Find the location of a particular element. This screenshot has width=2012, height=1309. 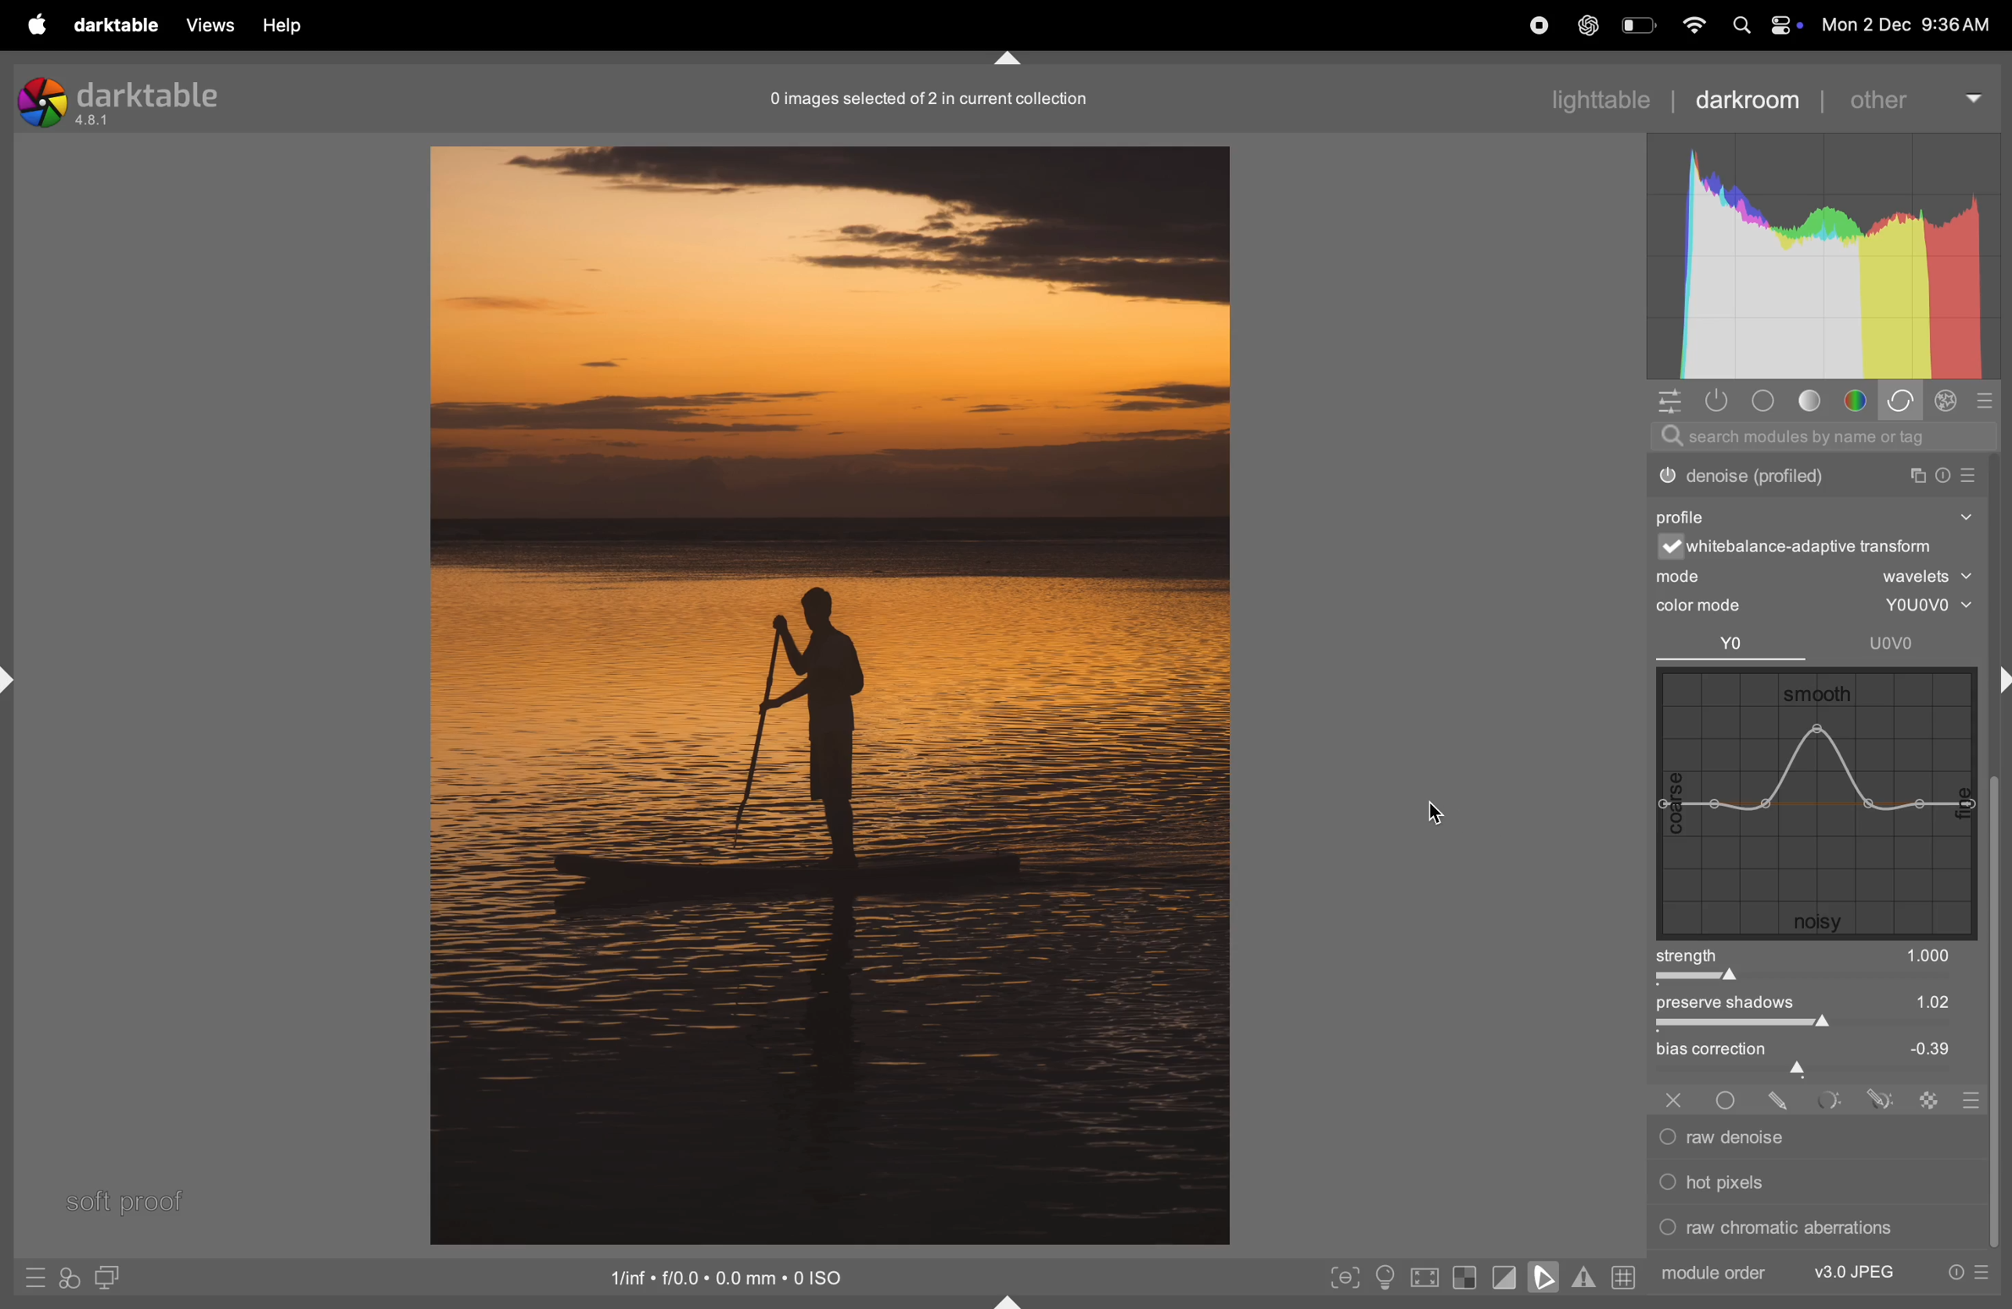

colors is located at coordinates (1858, 401).